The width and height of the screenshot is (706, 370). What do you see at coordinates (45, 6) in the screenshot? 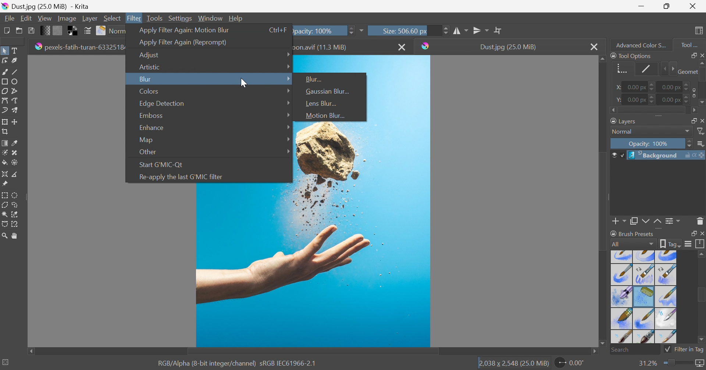
I see `Dust.jpg (25.0 MB)` at bounding box center [45, 6].